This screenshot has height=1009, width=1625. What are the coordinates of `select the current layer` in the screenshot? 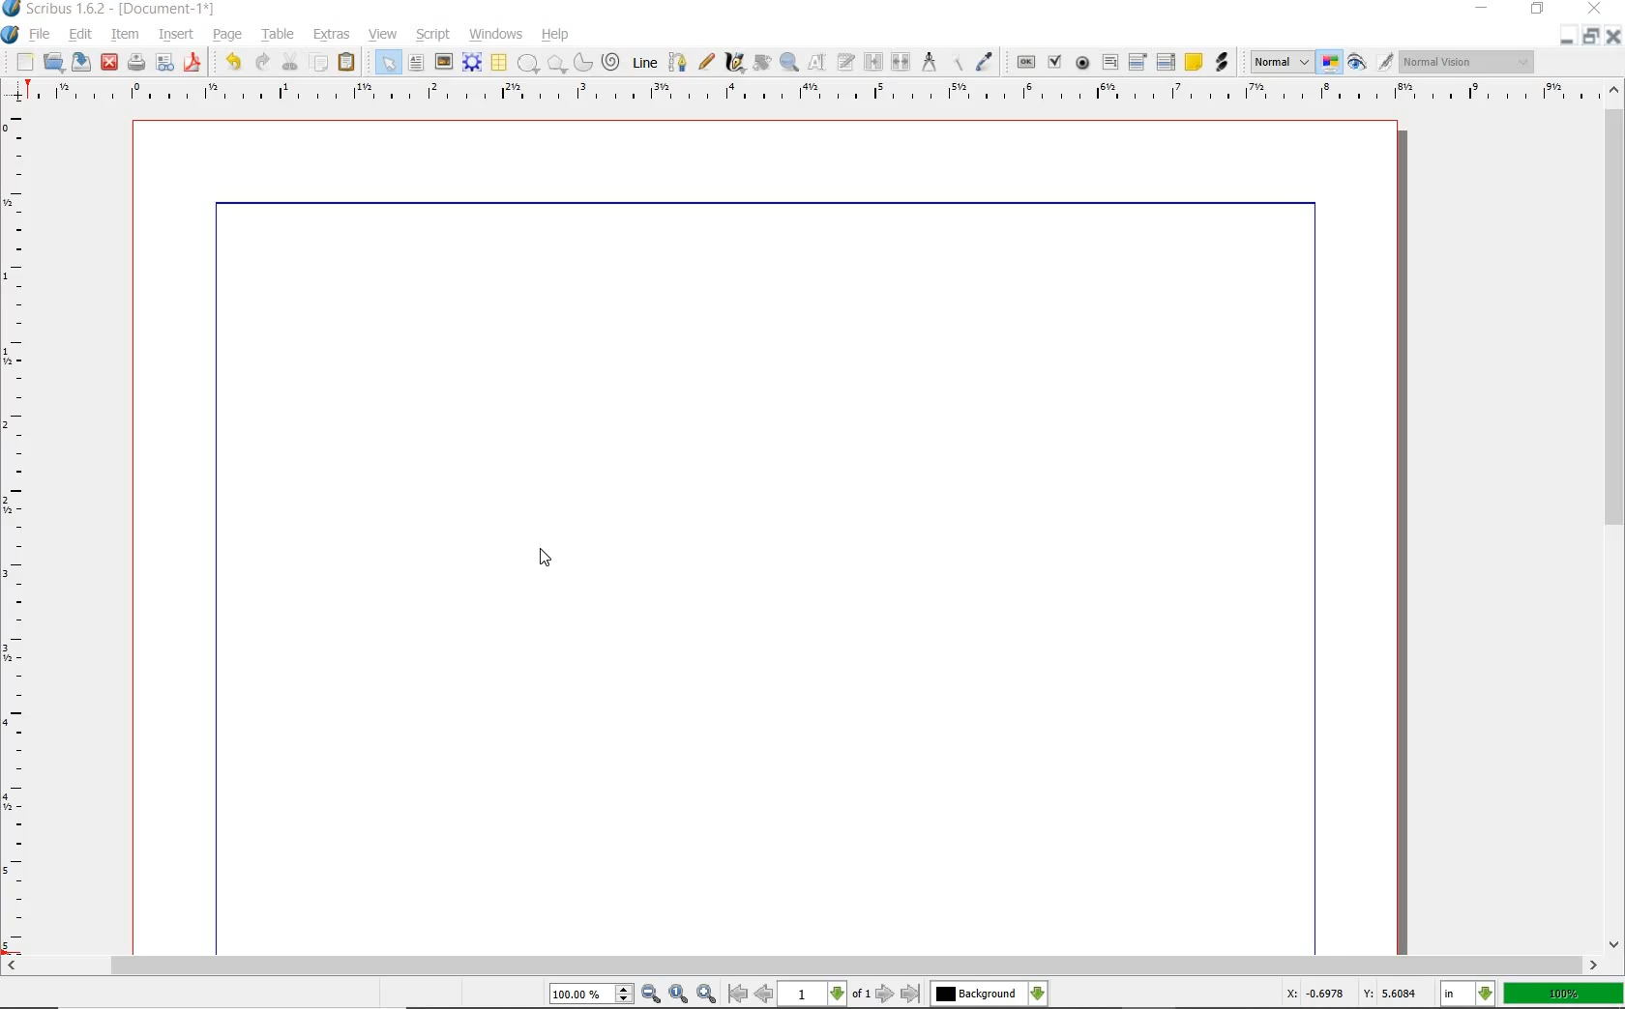 It's located at (1038, 994).